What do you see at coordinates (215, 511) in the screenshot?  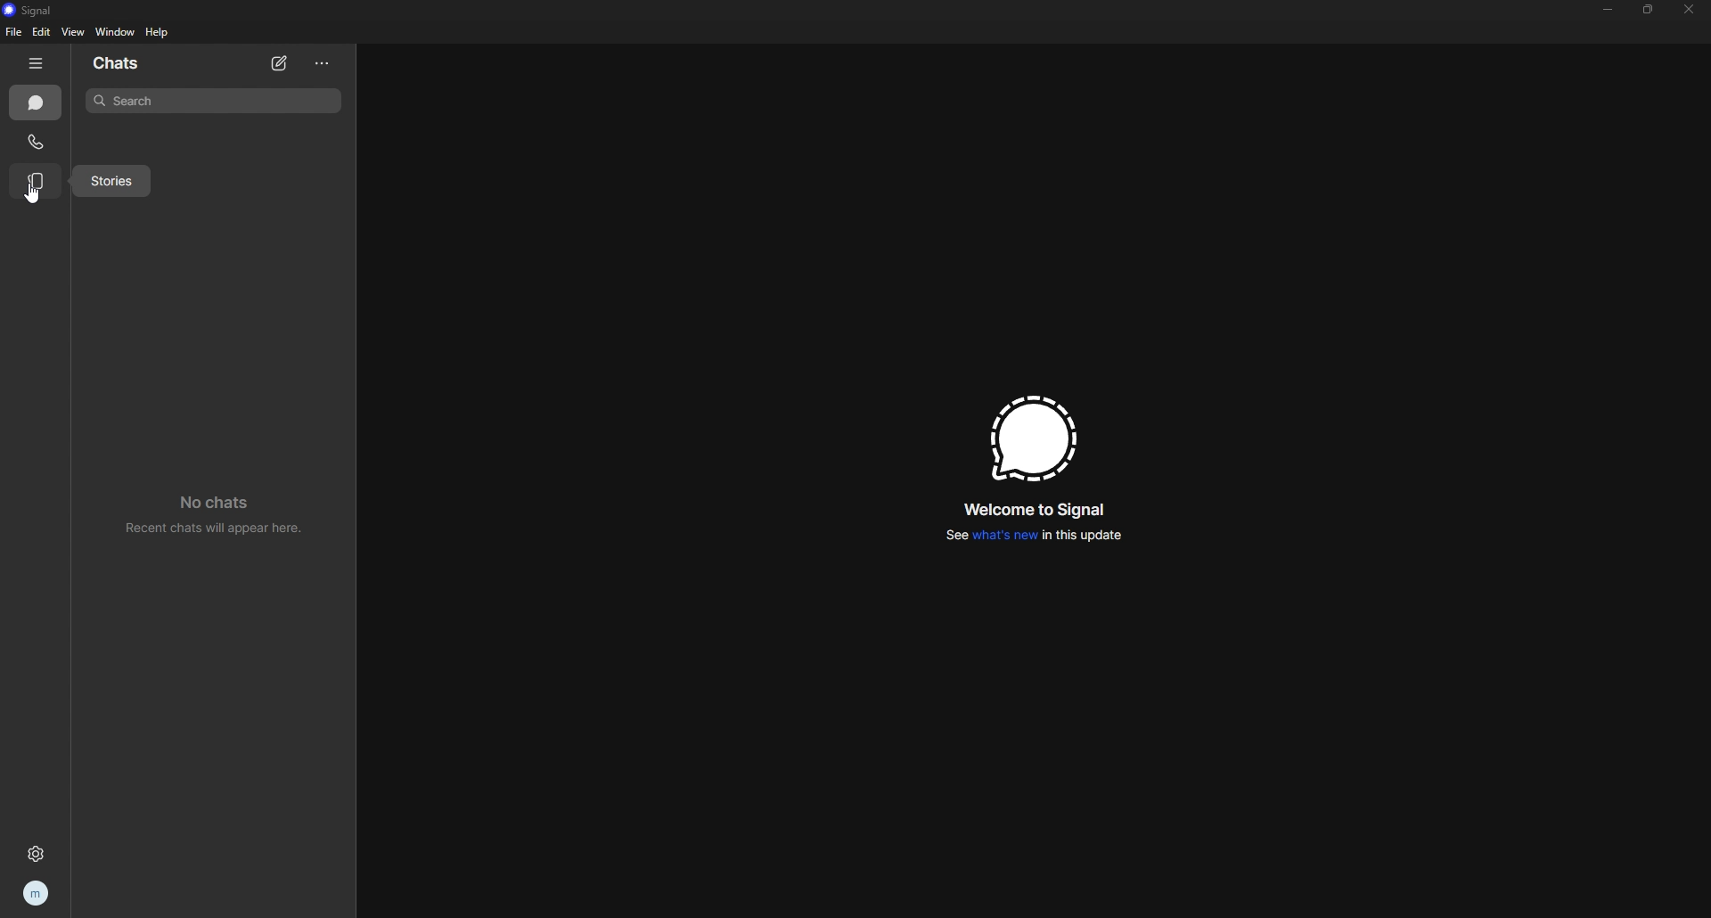 I see `no chats Recent chats will appear here.` at bounding box center [215, 511].